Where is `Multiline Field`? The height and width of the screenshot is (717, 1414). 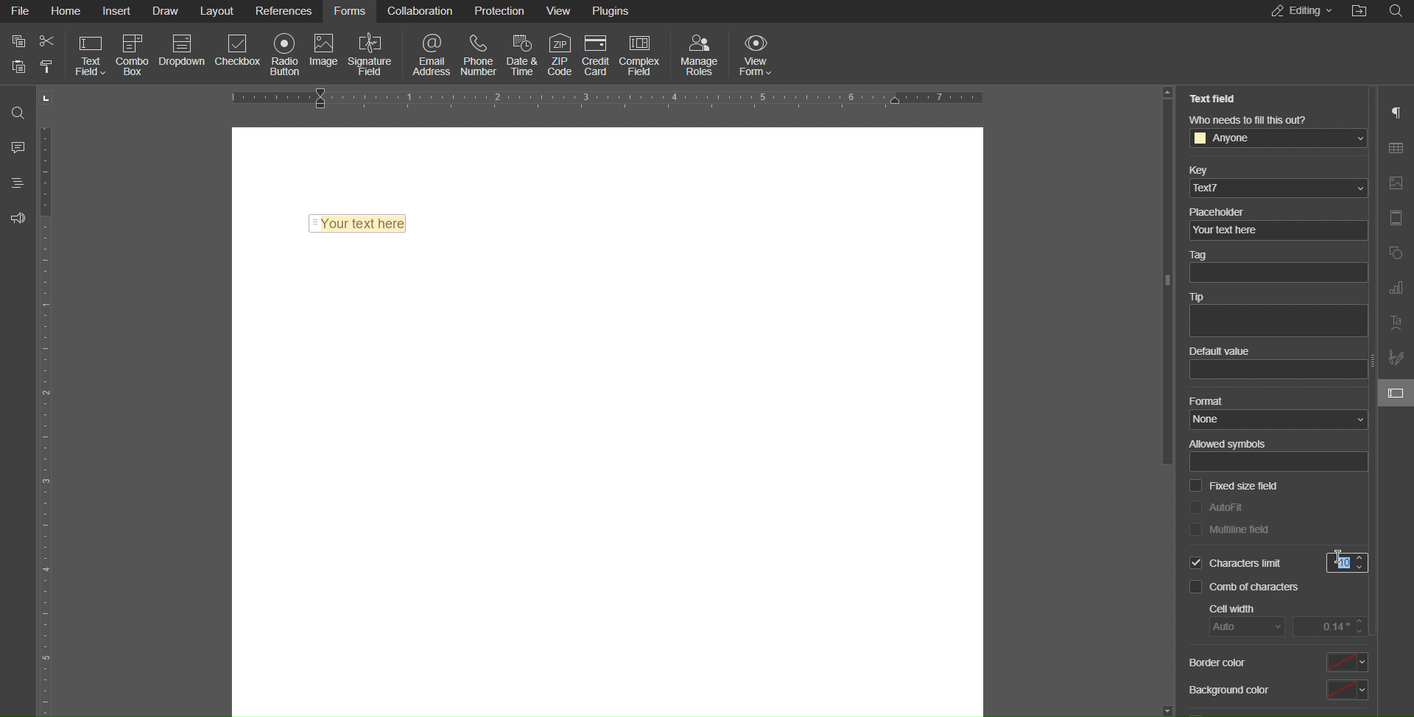 Multiline Field is located at coordinates (1229, 530).